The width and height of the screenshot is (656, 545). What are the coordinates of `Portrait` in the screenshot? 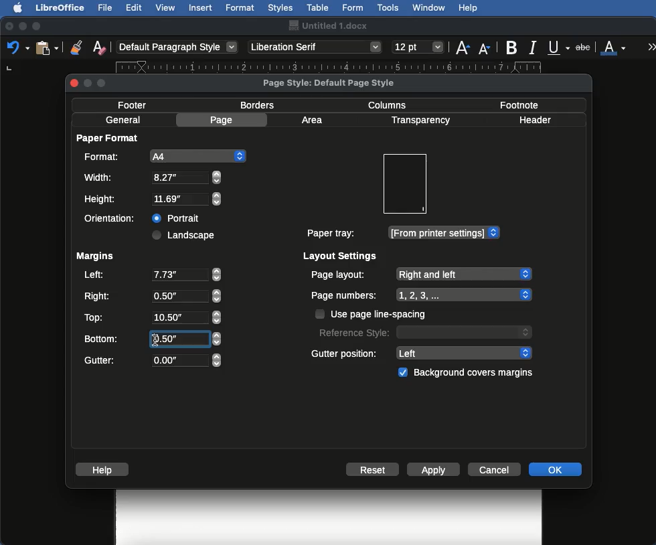 It's located at (177, 216).